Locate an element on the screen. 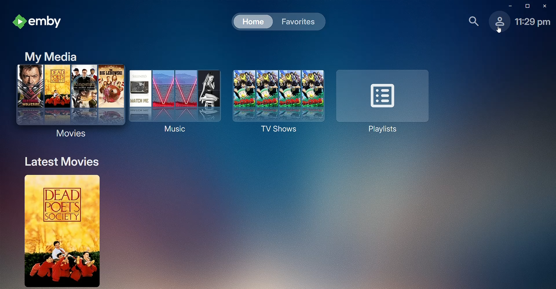 This screenshot has width=556, height=289. Latest Movies is located at coordinates (65, 162).